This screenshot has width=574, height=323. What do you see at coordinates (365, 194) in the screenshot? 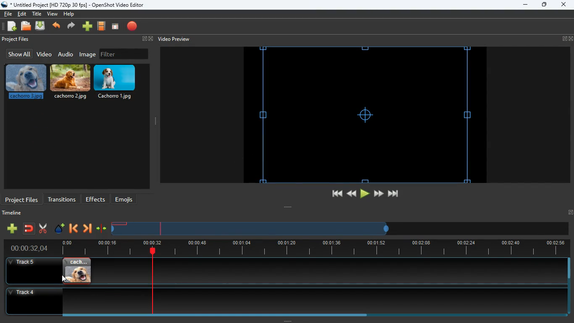
I see `play` at bounding box center [365, 194].